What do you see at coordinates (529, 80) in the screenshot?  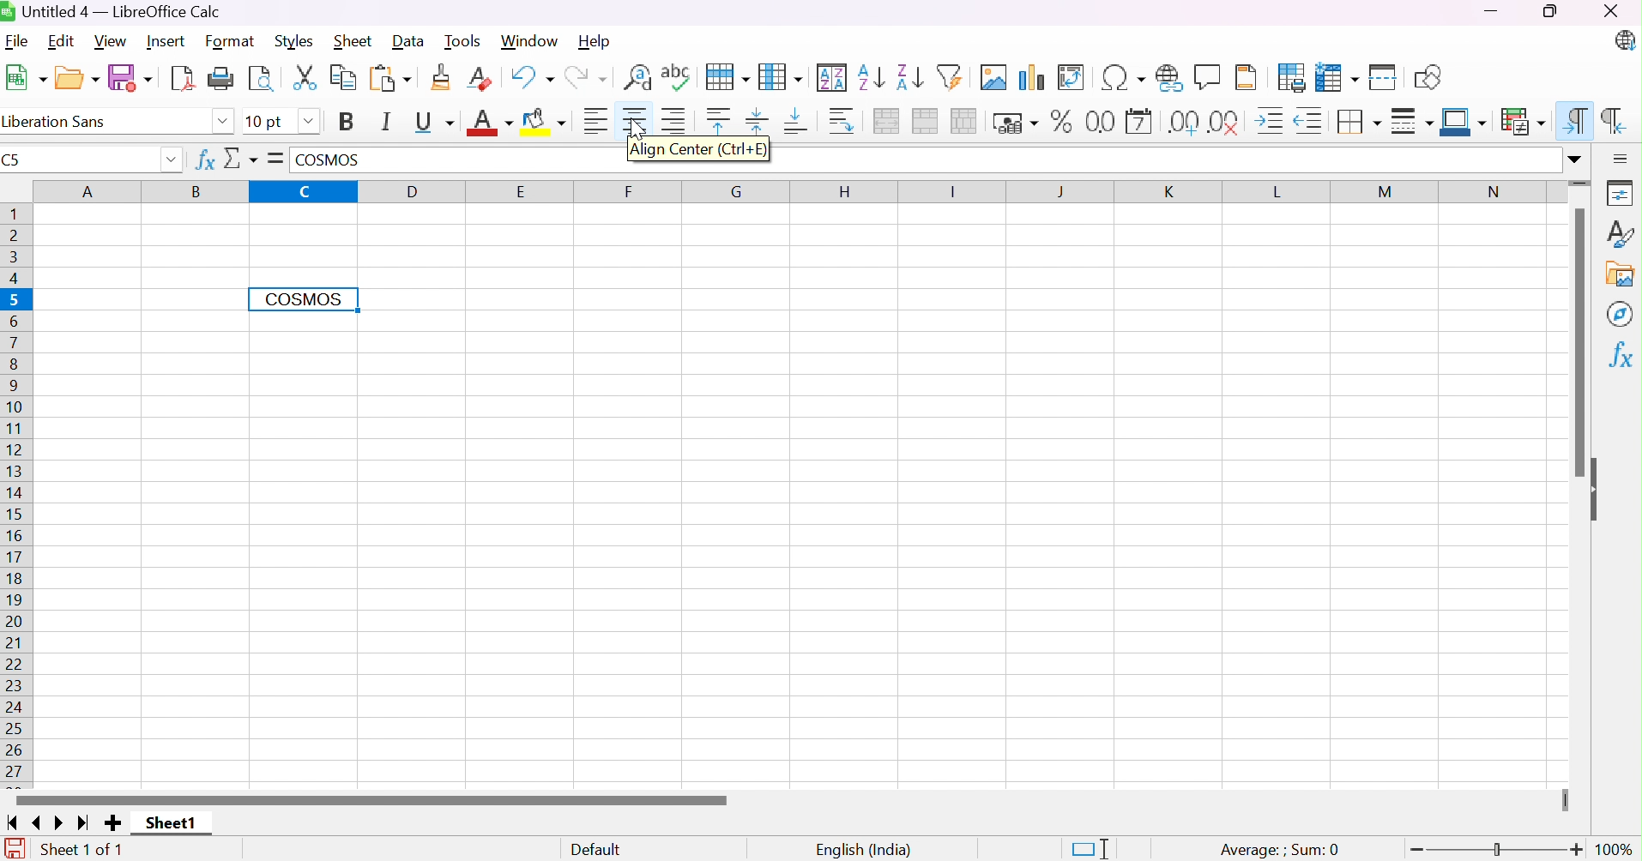 I see `Undo` at bounding box center [529, 80].